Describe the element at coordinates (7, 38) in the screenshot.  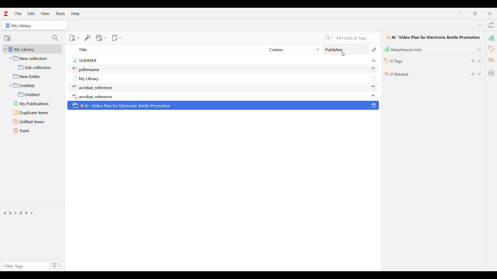
I see `Add new collection` at that location.